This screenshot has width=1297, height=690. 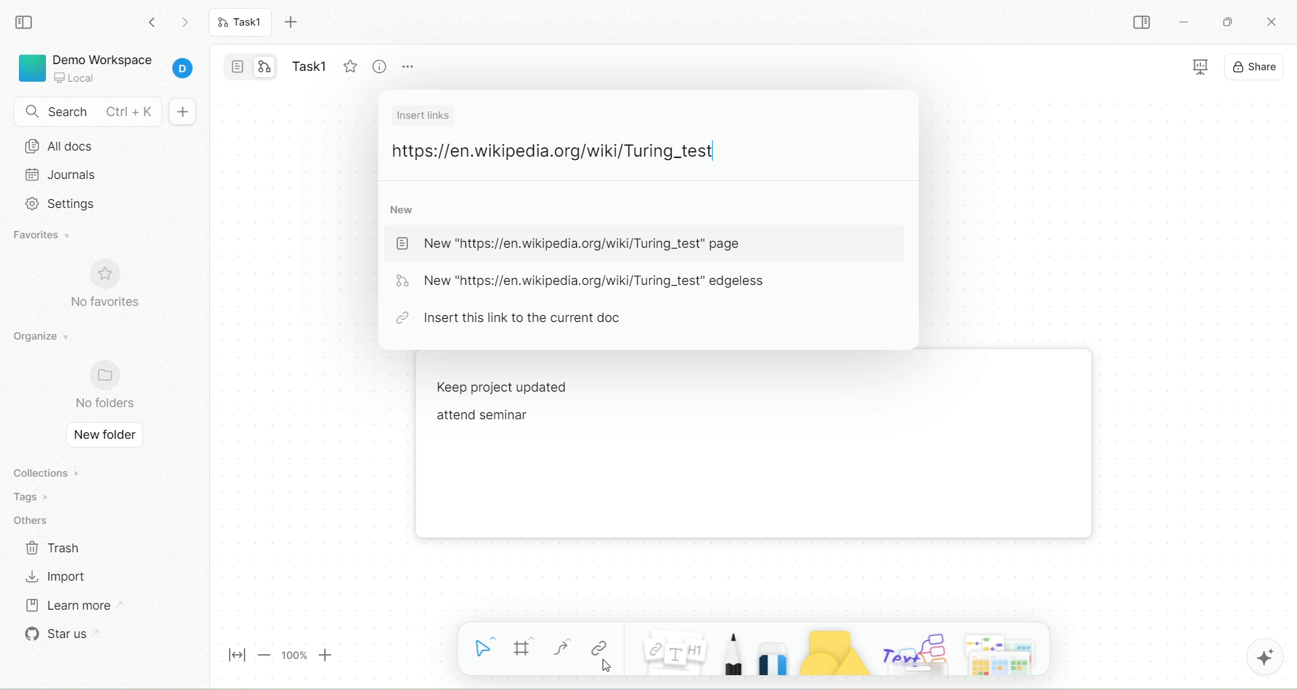 What do you see at coordinates (88, 112) in the screenshot?
I see `search` at bounding box center [88, 112].